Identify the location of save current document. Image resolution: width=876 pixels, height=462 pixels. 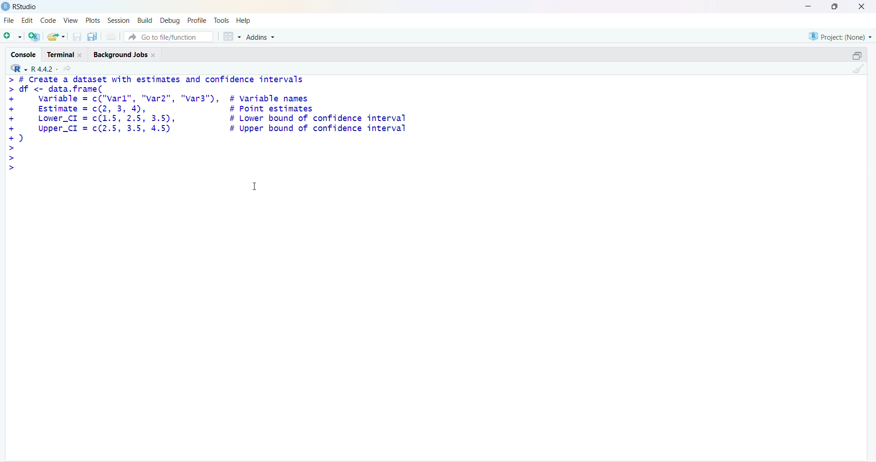
(77, 35).